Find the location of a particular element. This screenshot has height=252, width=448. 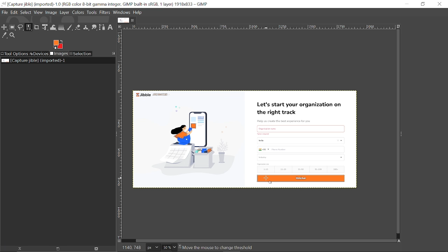

Current tab is located at coordinates (124, 20).